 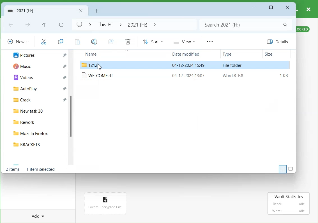 What do you see at coordinates (291, 169) in the screenshot?
I see `Display item by using large thumbnail` at bounding box center [291, 169].